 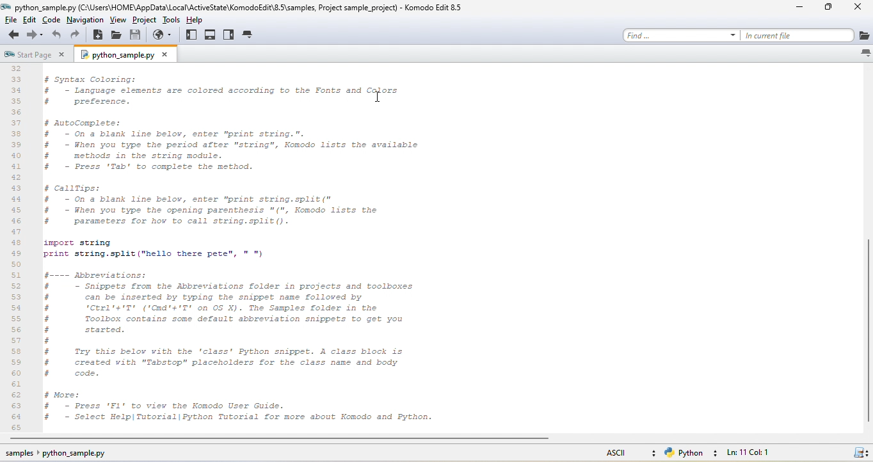 What do you see at coordinates (118, 36) in the screenshot?
I see `open` at bounding box center [118, 36].